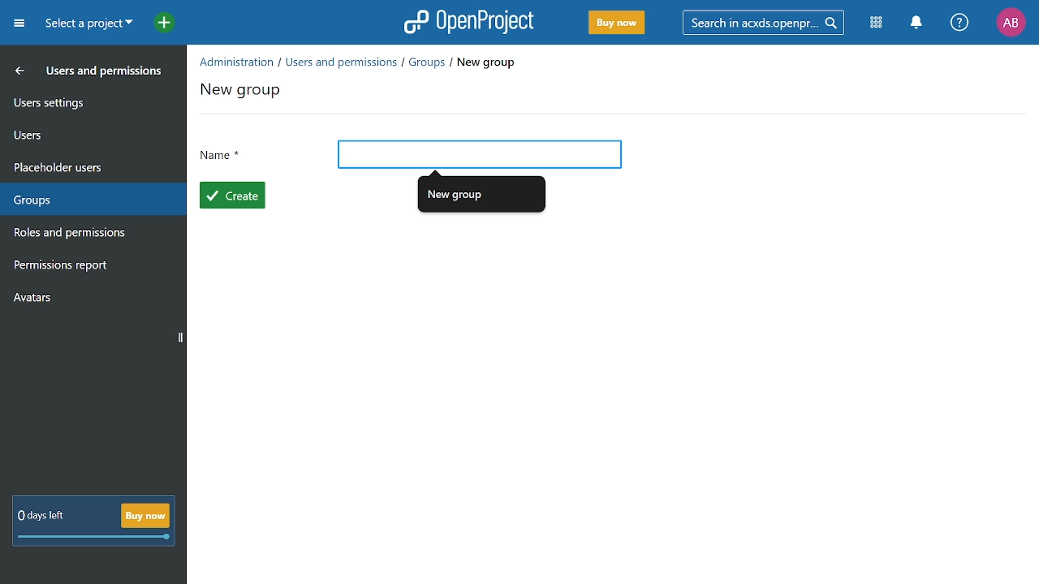  Describe the element at coordinates (1011, 24) in the screenshot. I see `current account "AB"` at that location.